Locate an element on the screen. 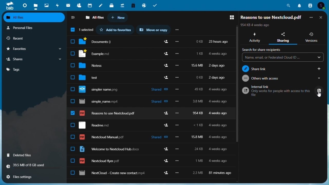 The image size is (329, 185). check box is located at coordinates (74, 42).